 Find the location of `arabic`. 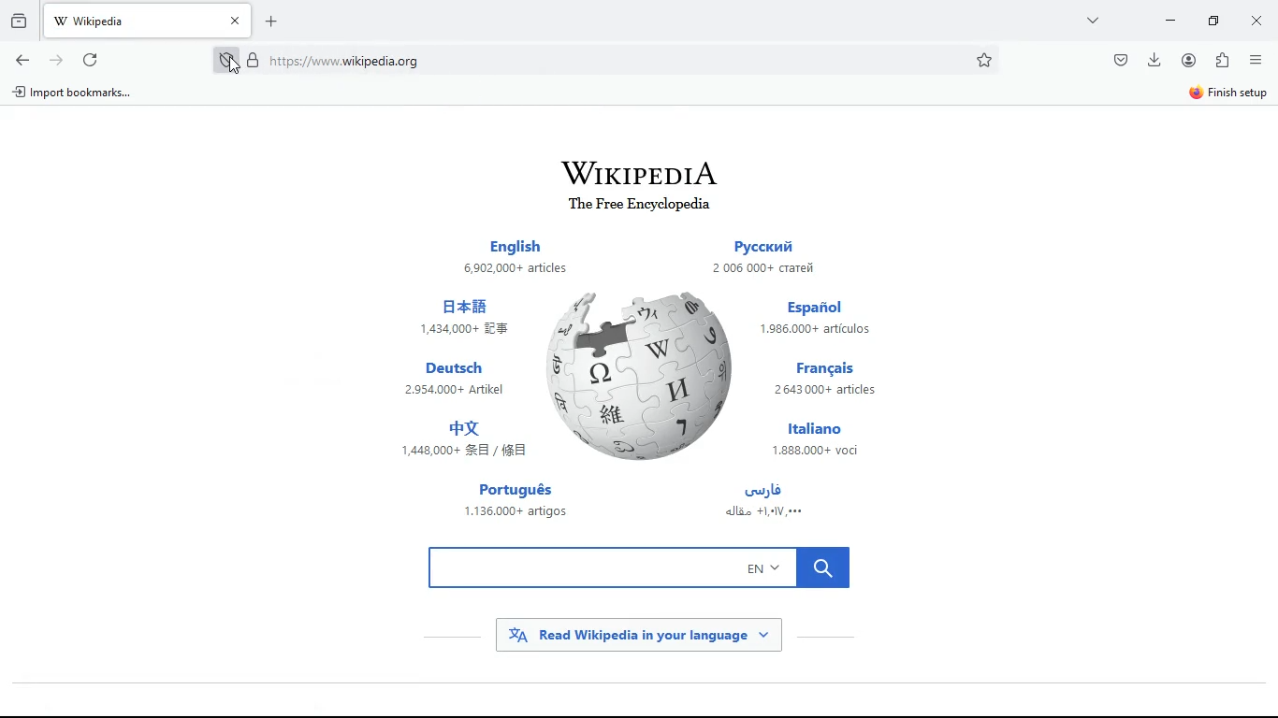

arabic is located at coordinates (775, 506).